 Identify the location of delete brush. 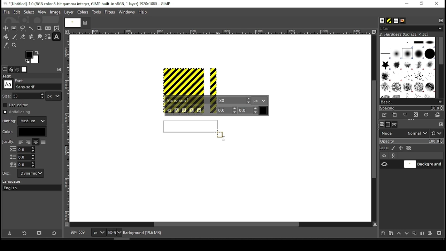
(417, 115).